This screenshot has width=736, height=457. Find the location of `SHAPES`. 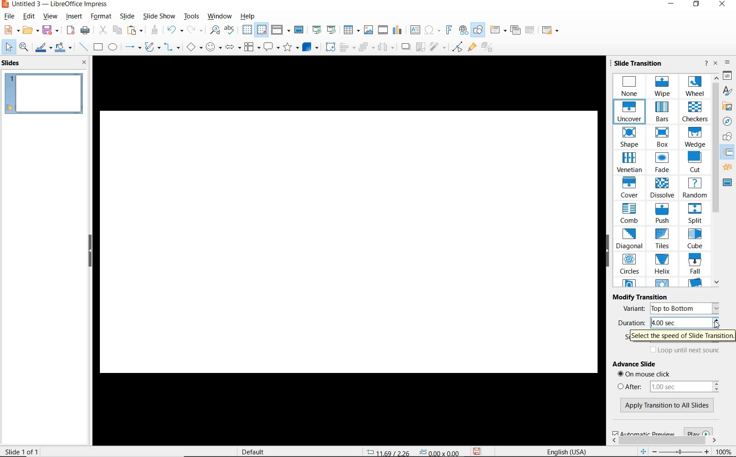

SHAPES is located at coordinates (728, 137).